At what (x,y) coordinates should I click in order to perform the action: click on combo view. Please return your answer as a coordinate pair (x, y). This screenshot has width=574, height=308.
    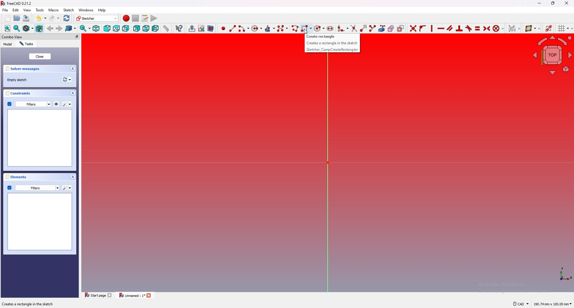
    Looking at the image, I should click on (12, 36).